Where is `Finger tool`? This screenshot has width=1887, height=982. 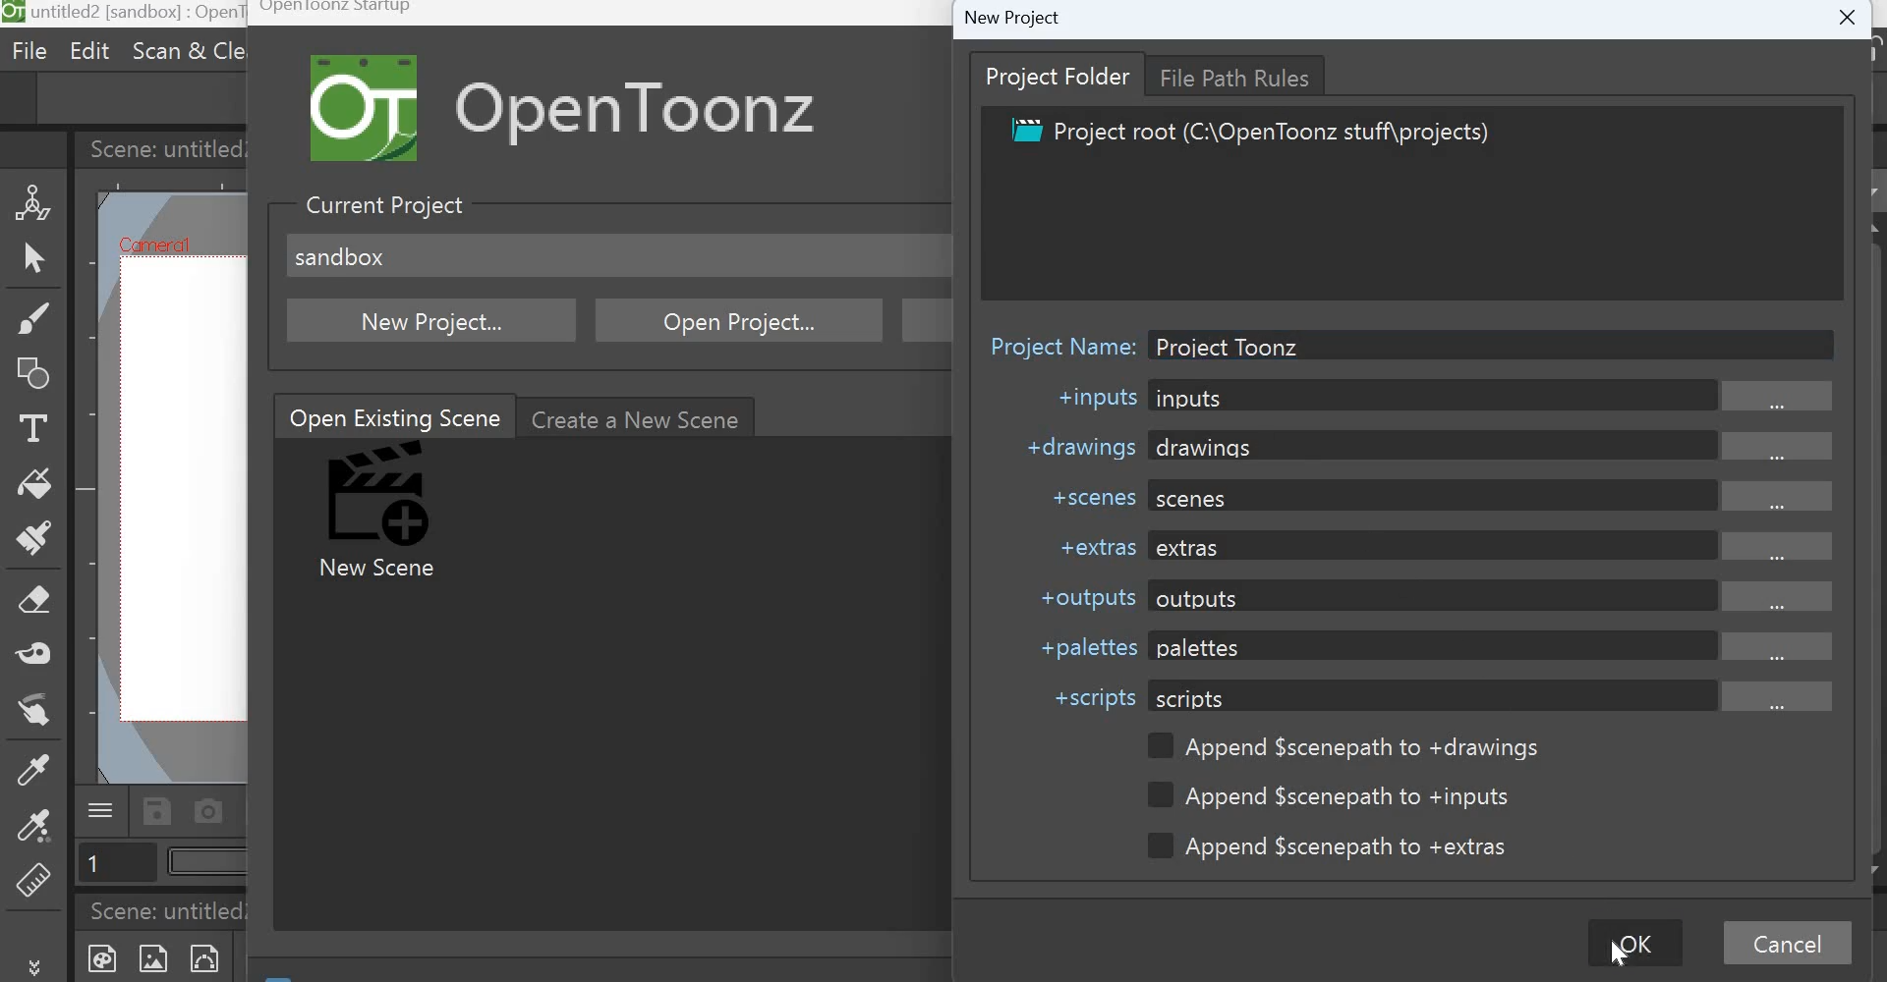
Finger tool is located at coordinates (41, 717).